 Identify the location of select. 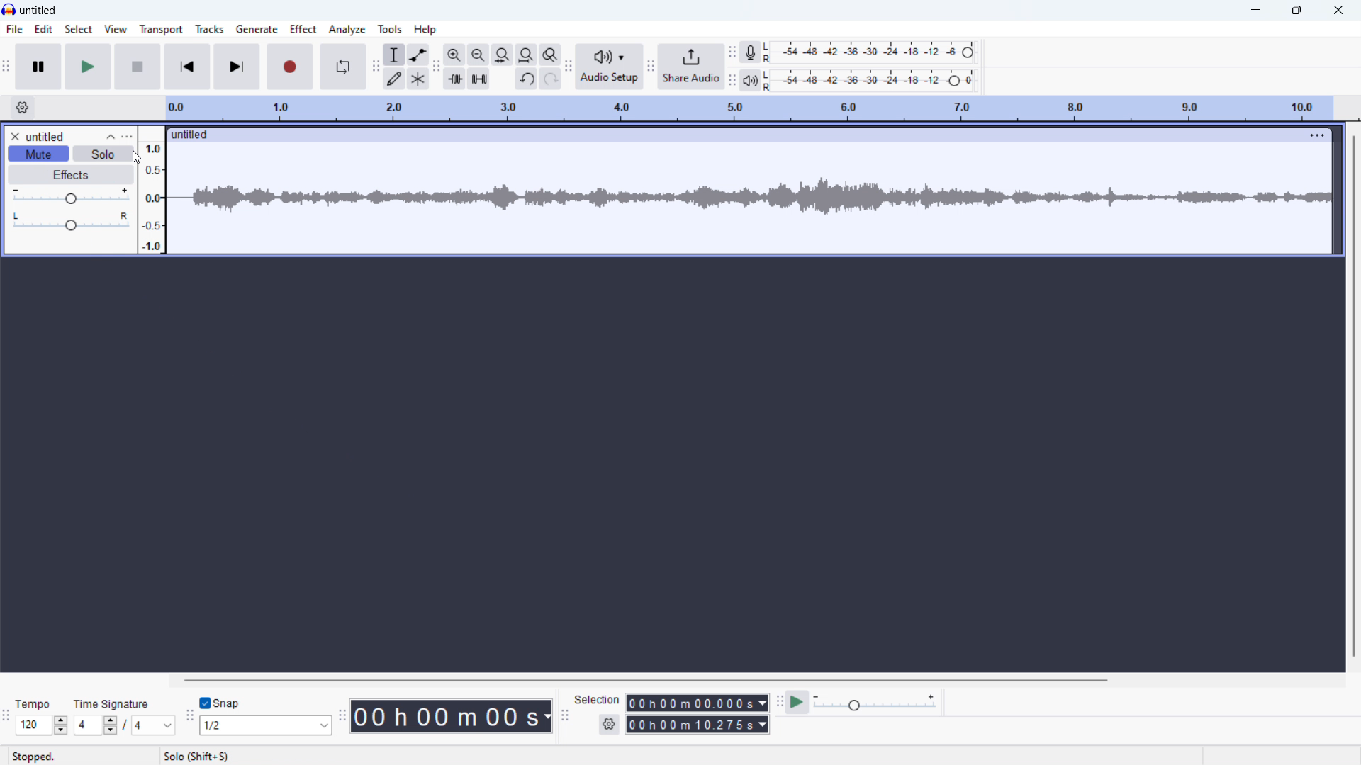
(79, 28).